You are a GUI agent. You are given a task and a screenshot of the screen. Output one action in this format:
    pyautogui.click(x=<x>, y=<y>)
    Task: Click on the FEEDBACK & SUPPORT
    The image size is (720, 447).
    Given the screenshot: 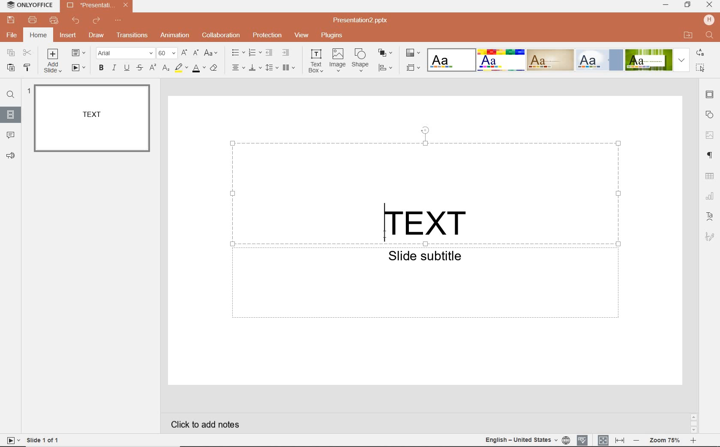 What is the action you would take?
    pyautogui.click(x=11, y=157)
    